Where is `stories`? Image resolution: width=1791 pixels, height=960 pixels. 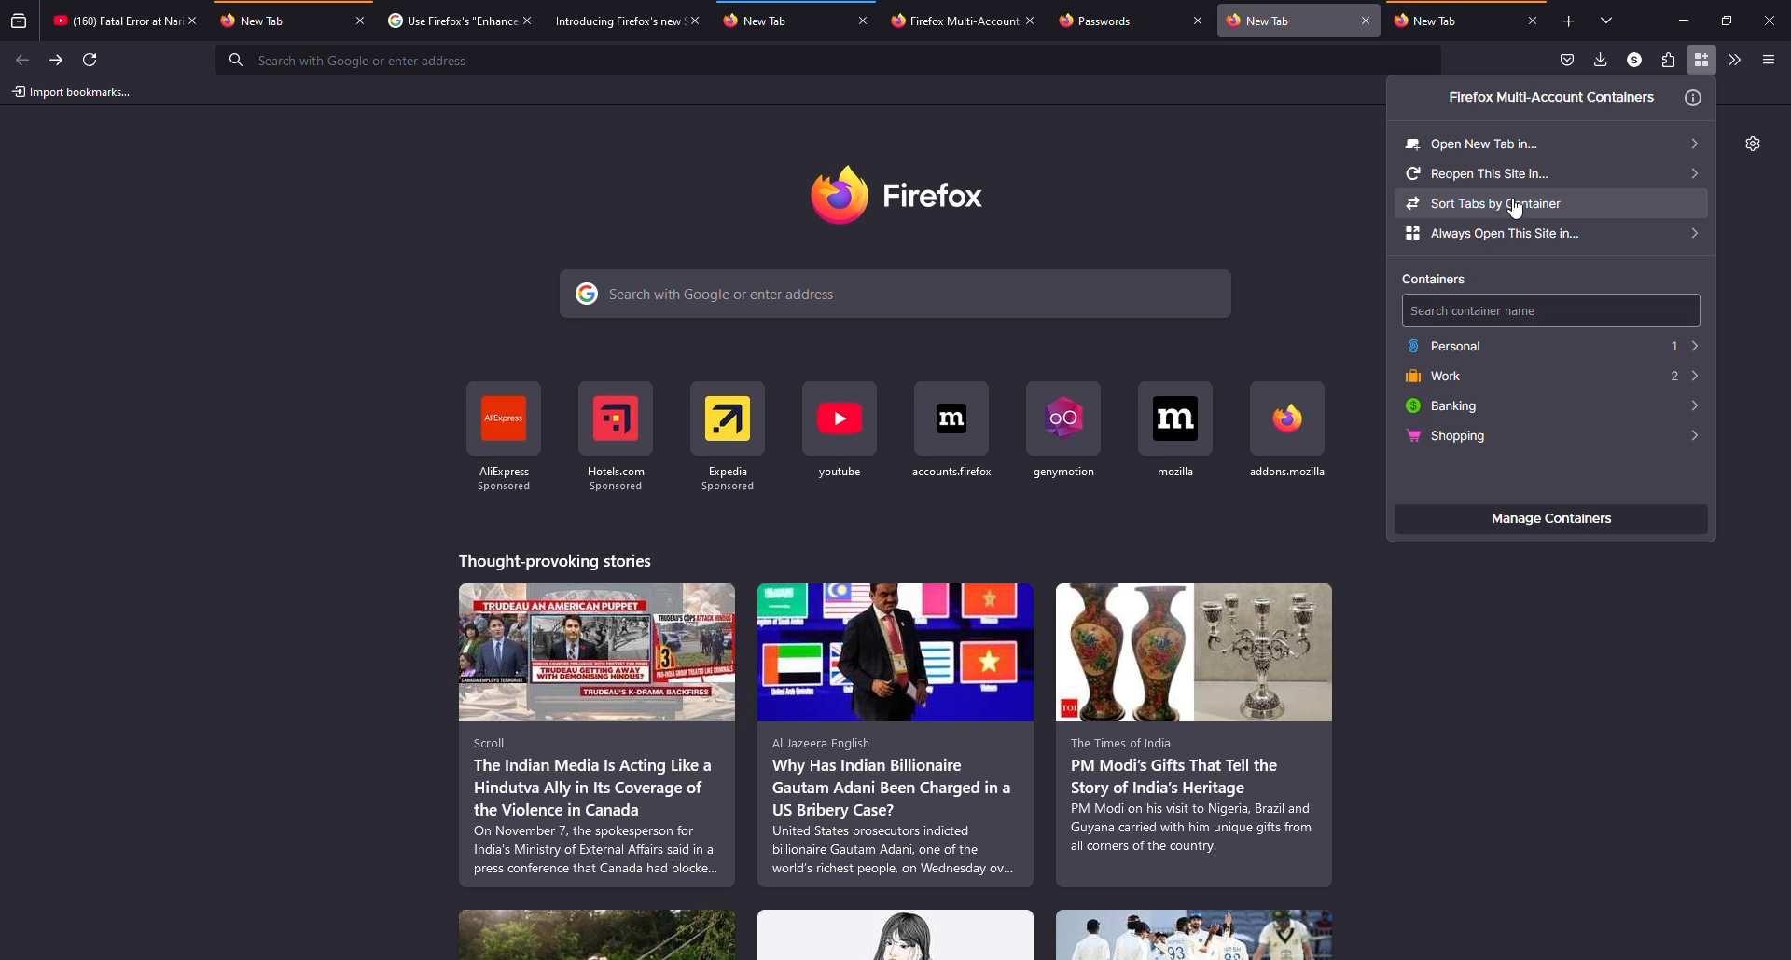 stories is located at coordinates (1196, 934).